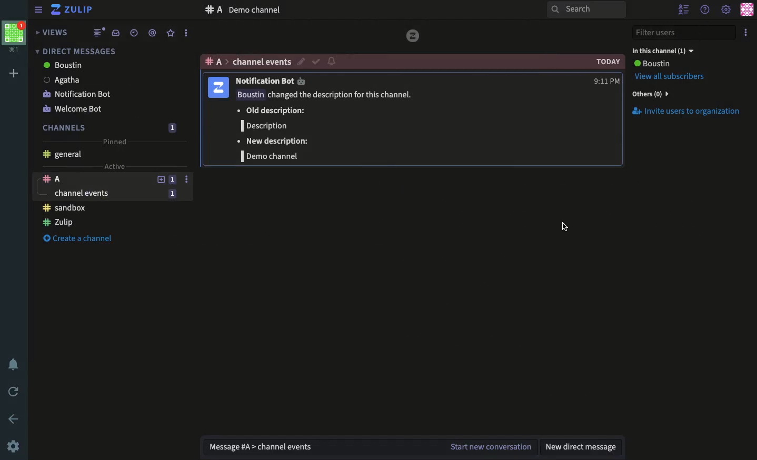 This screenshot has height=460, width=757. What do you see at coordinates (255, 9) in the screenshot?
I see `demo channel` at bounding box center [255, 9].